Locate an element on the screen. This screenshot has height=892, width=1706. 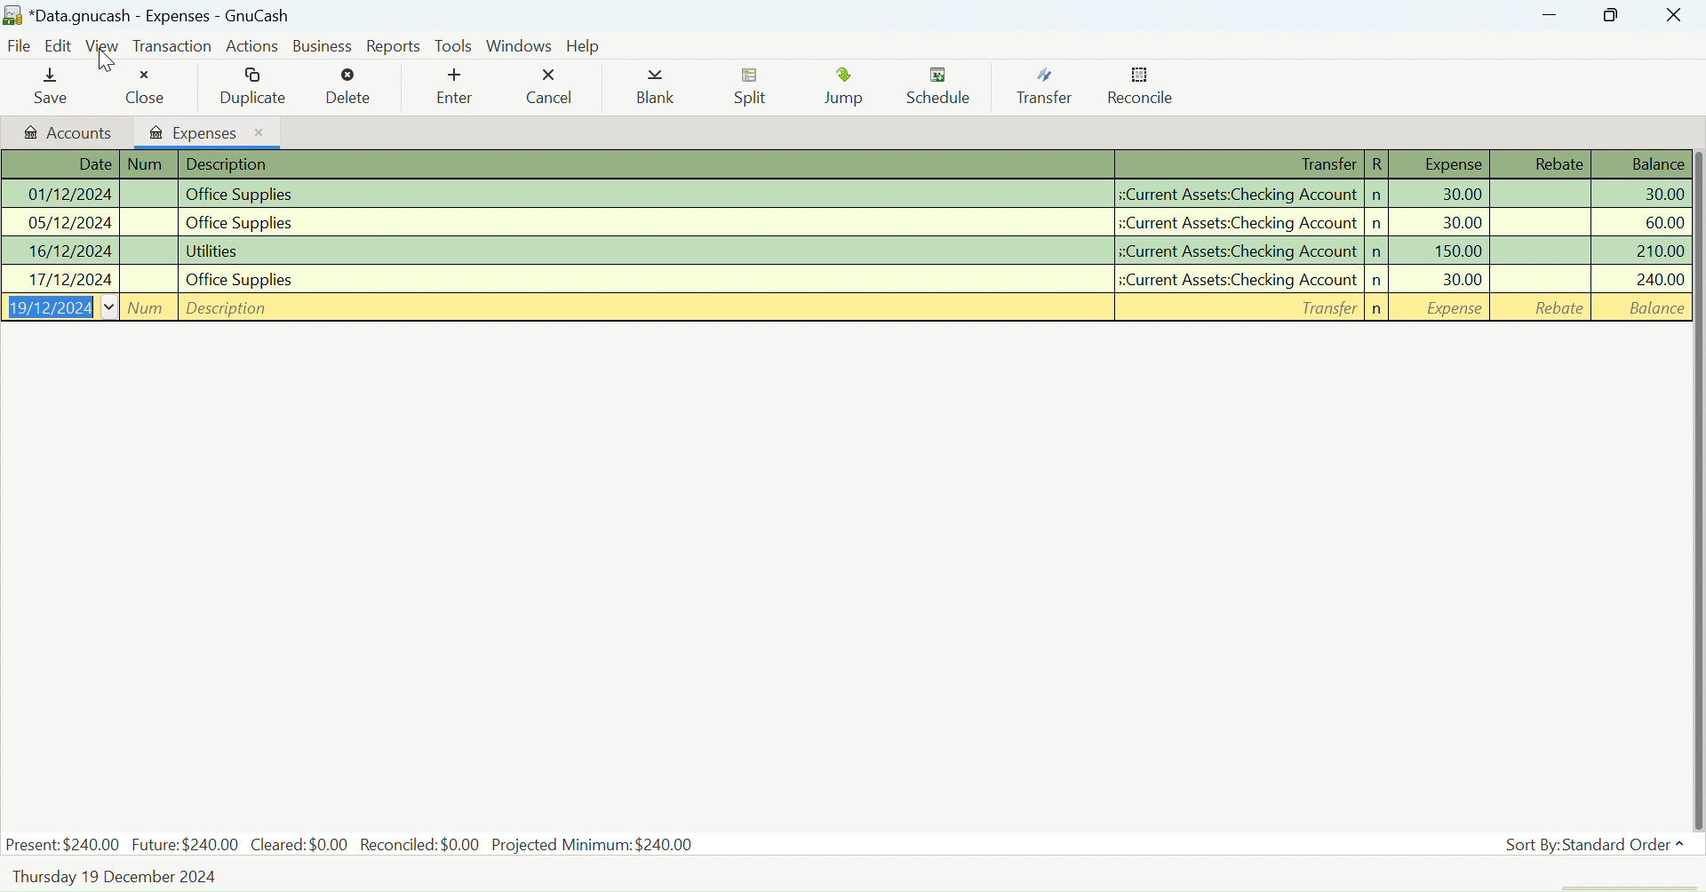
Transfer is located at coordinates (1050, 87).